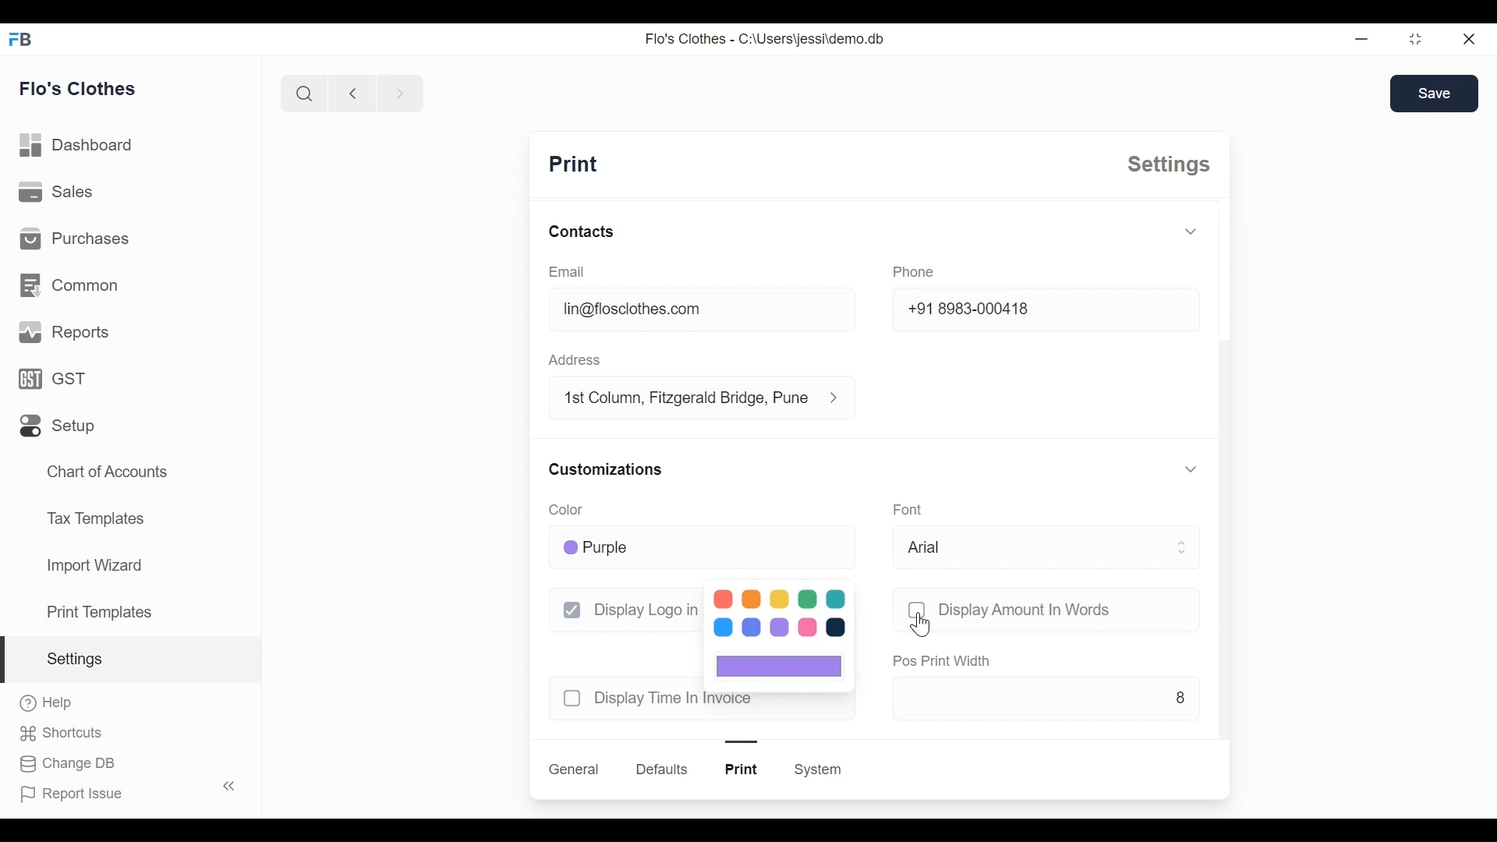 This screenshot has width=1497, height=842. What do you see at coordinates (73, 659) in the screenshot?
I see `settings` at bounding box center [73, 659].